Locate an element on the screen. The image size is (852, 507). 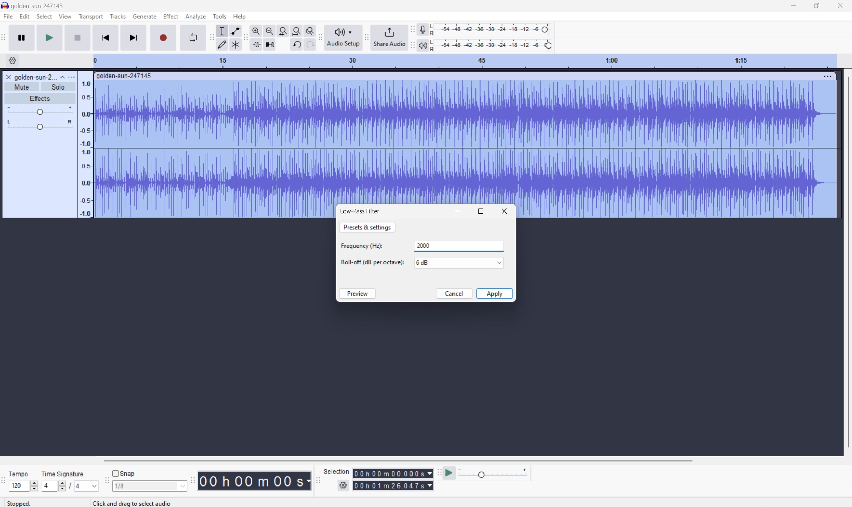
Silence audio selection is located at coordinates (270, 44).